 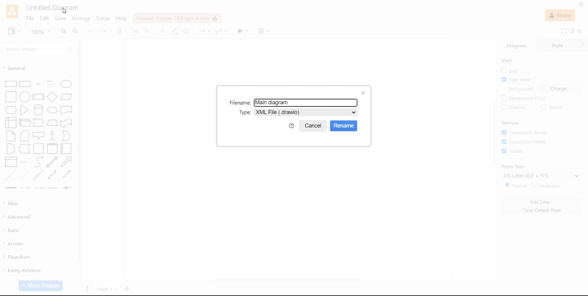 I want to click on Line colour , so click(x=175, y=31).